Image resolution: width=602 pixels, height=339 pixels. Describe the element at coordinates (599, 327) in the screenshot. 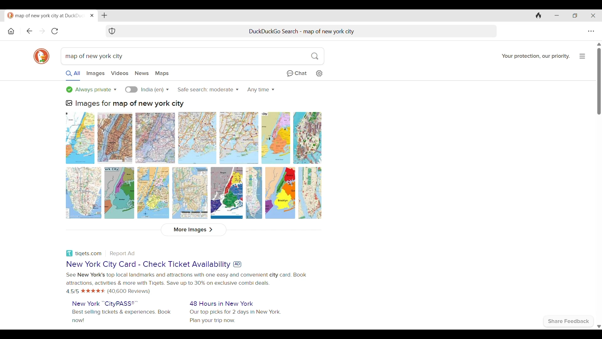

I see `Quick slide to bottom` at that location.